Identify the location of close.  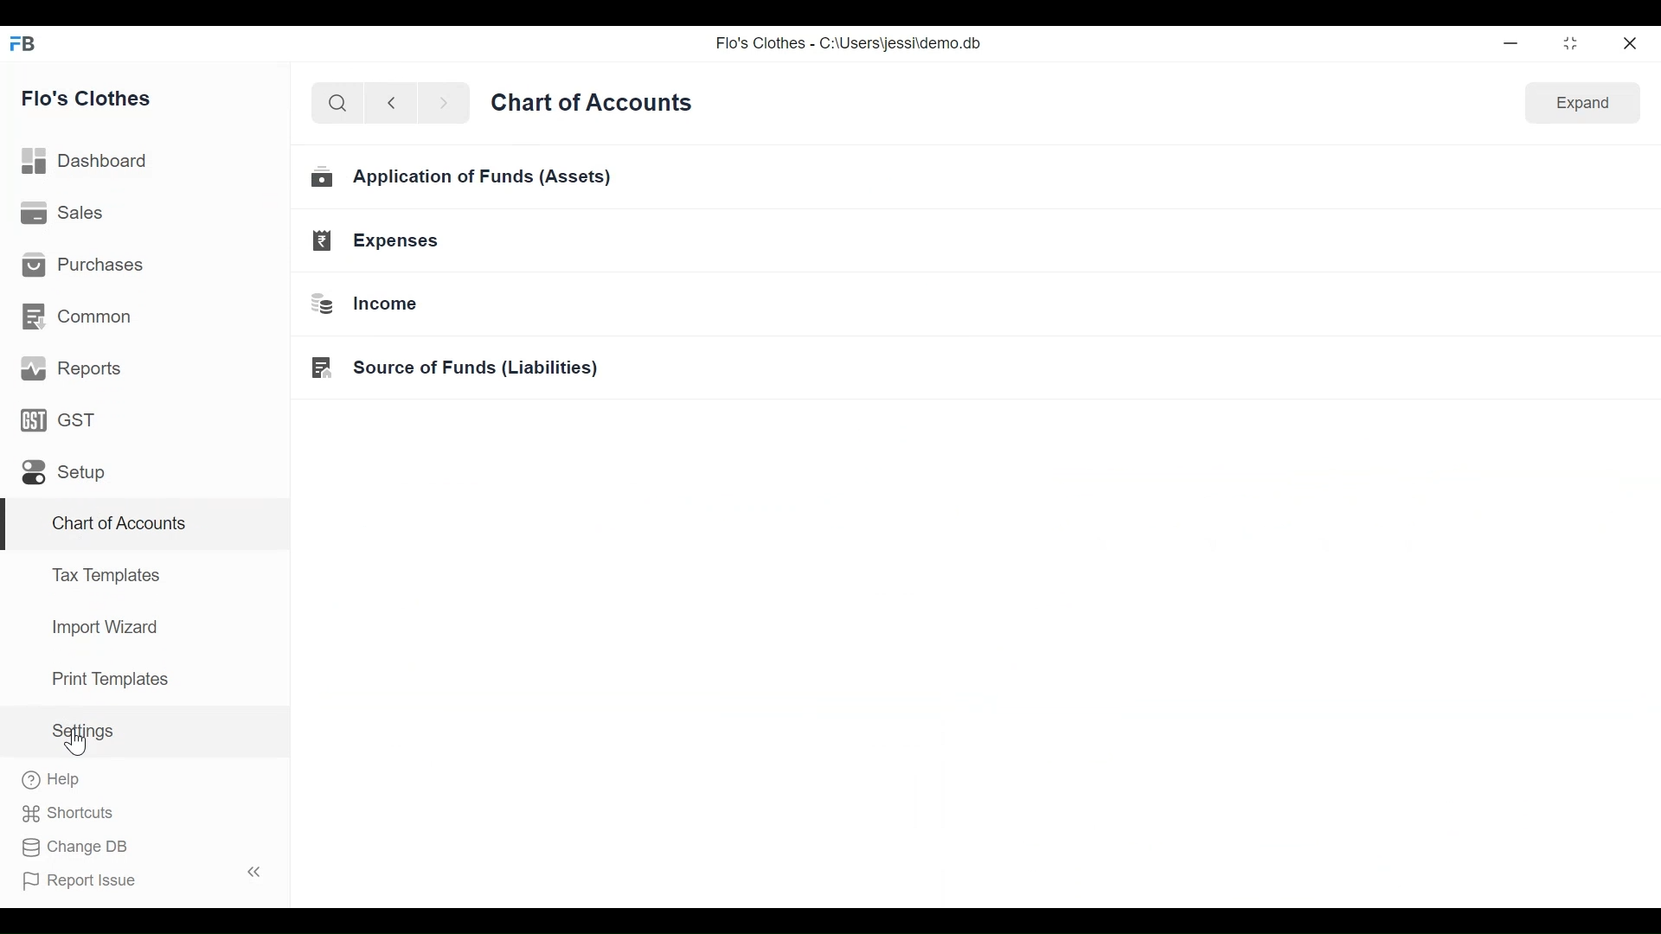
(1629, 42).